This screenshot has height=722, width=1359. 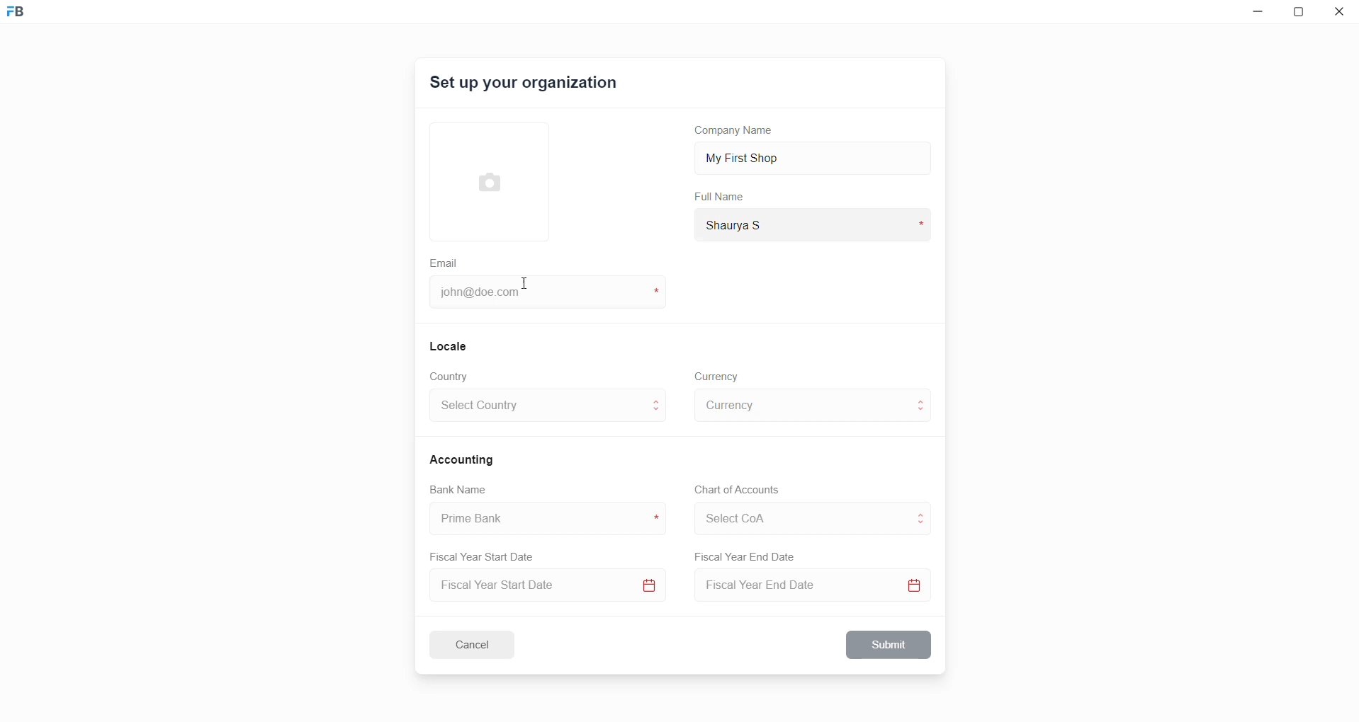 What do you see at coordinates (922, 525) in the screenshot?
I see `move to below CoA` at bounding box center [922, 525].